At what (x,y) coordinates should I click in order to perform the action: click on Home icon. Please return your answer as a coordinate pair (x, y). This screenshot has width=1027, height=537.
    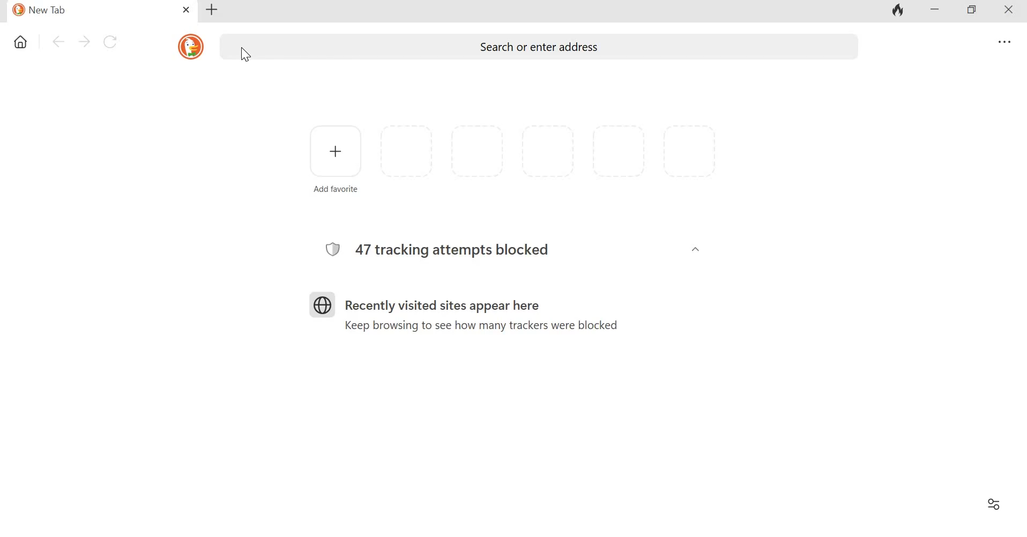
    Looking at the image, I should click on (20, 43).